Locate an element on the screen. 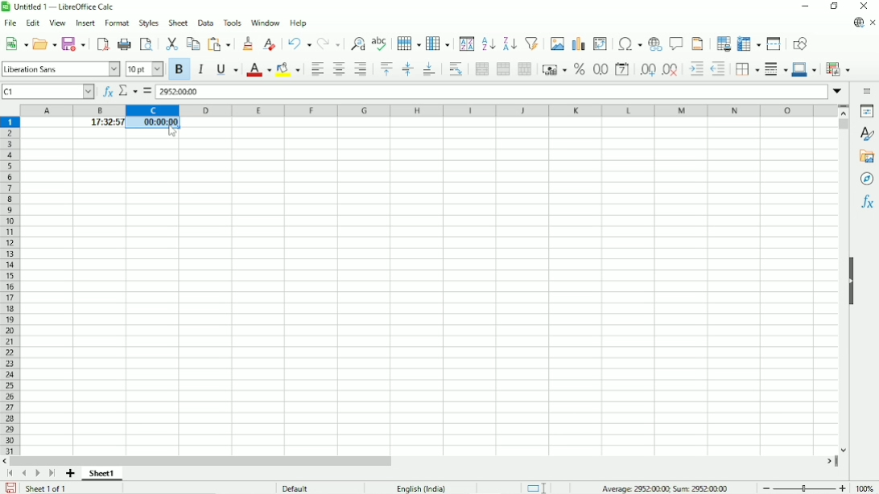 The image size is (879, 494). Toggle print preview is located at coordinates (147, 44).